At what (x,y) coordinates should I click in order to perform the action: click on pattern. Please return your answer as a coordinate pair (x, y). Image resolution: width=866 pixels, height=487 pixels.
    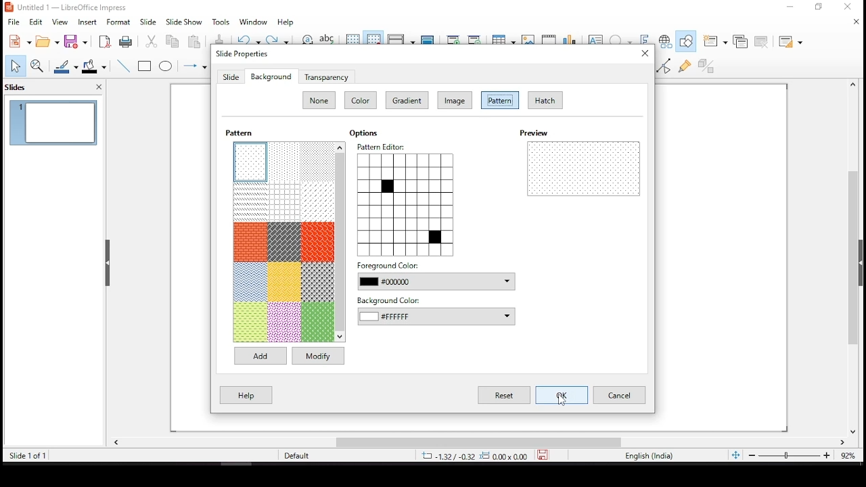
    Looking at the image, I should click on (500, 99).